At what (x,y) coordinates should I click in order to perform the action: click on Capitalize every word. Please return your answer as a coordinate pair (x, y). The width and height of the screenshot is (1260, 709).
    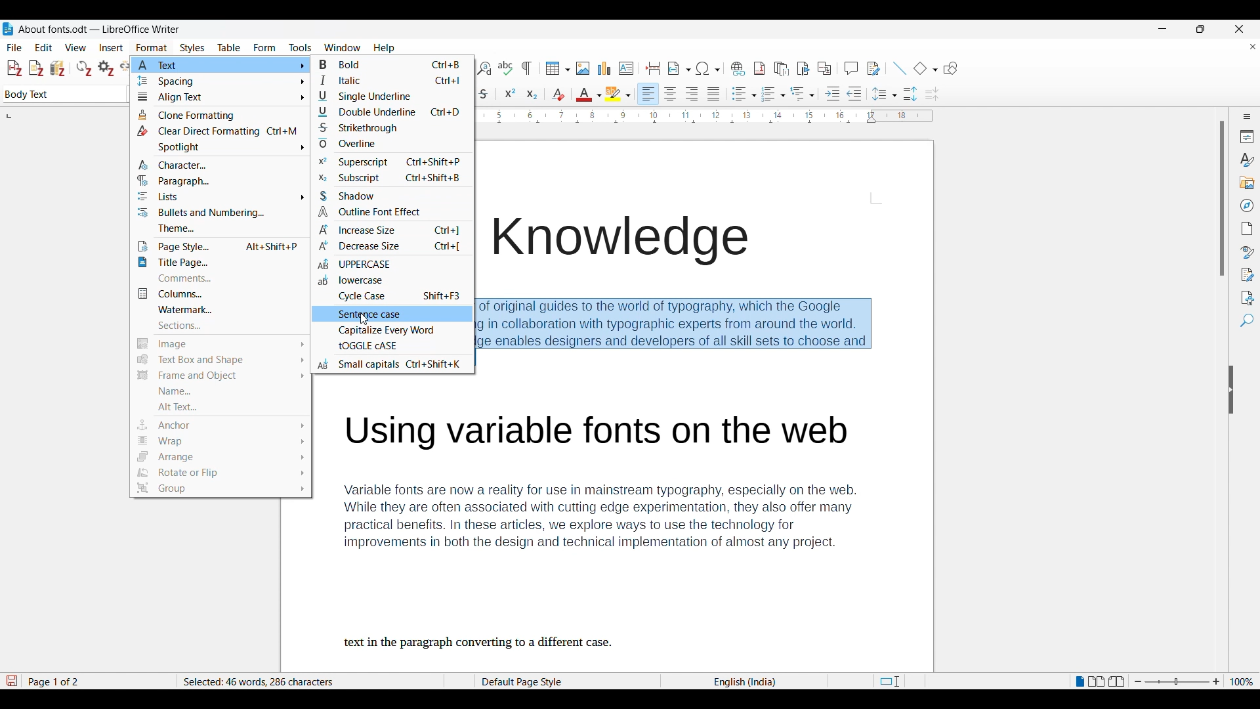
    Looking at the image, I should click on (392, 332).